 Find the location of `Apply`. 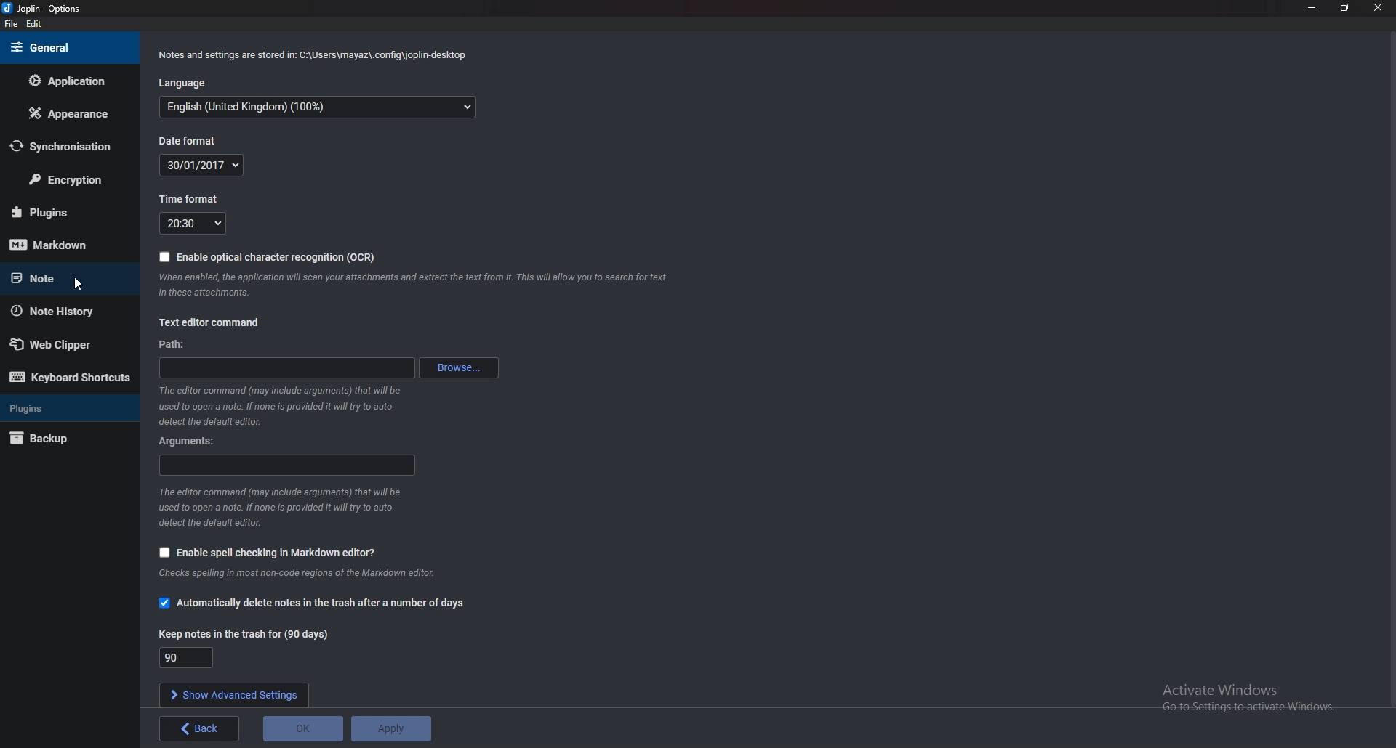

Apply is located at coordinates (390, 730).